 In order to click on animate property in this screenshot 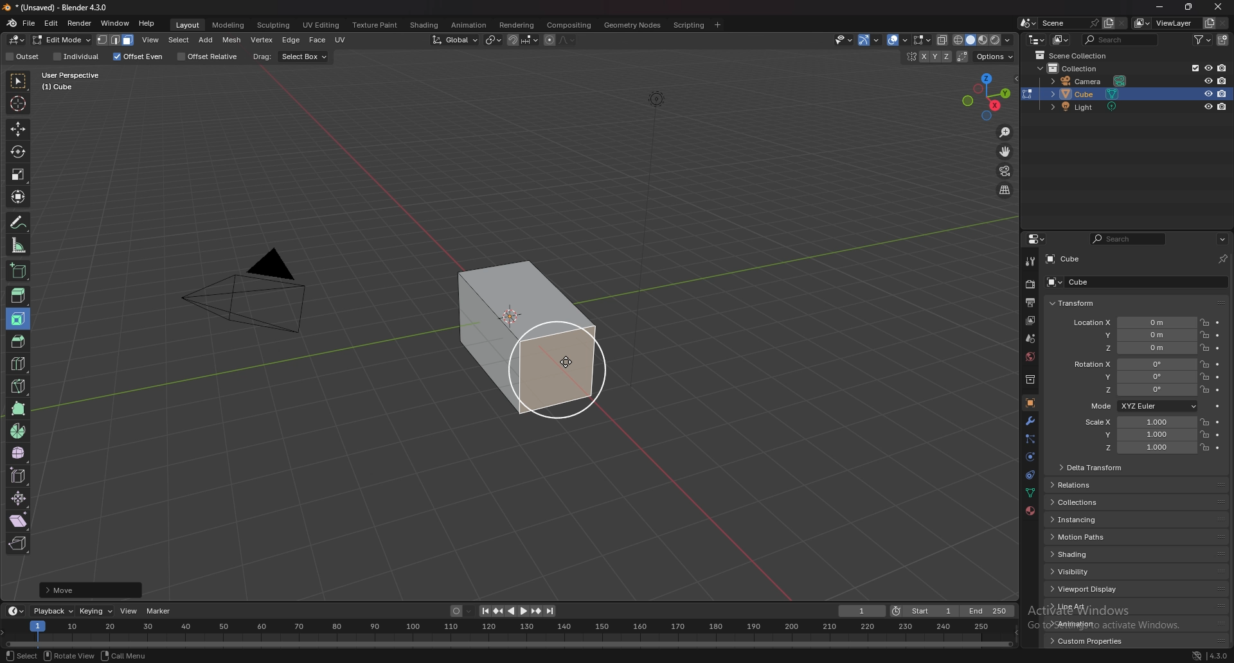, I will do `click(1217, 323)`.